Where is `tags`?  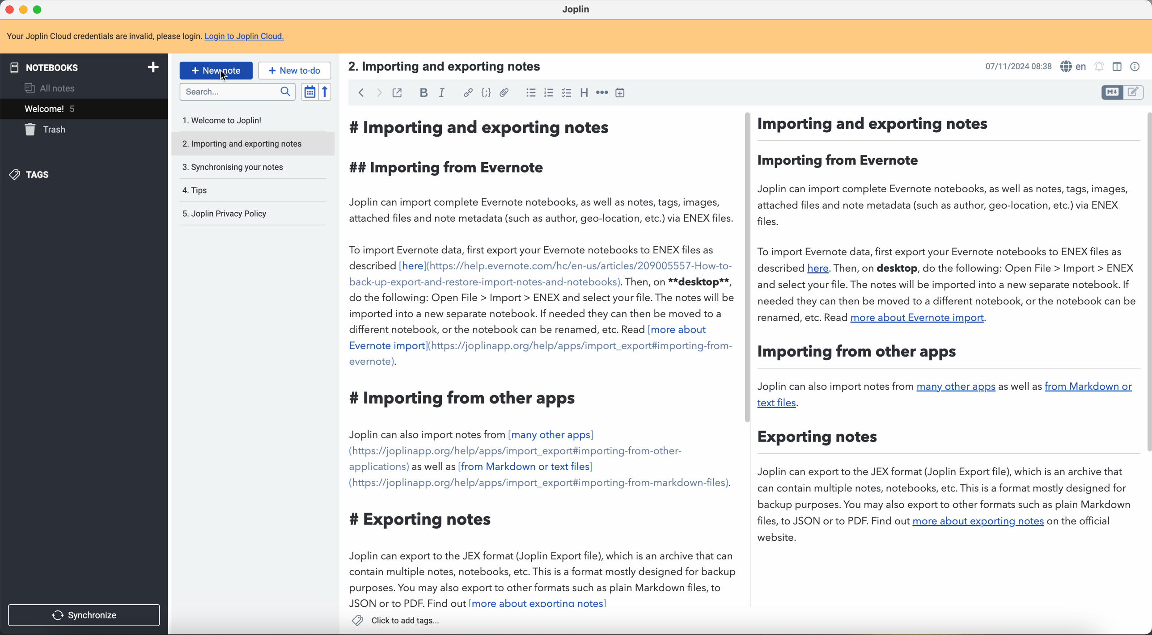 tags is located at coordinates (32, 176).